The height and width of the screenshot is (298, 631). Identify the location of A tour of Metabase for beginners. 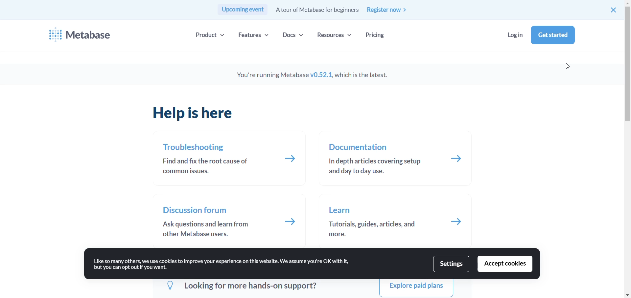
(316, 10).